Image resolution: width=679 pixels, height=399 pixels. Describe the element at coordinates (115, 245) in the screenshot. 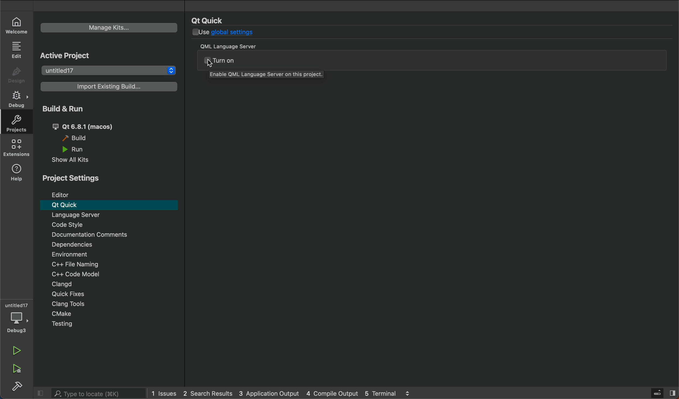

I see `Dependencies ` at that location.